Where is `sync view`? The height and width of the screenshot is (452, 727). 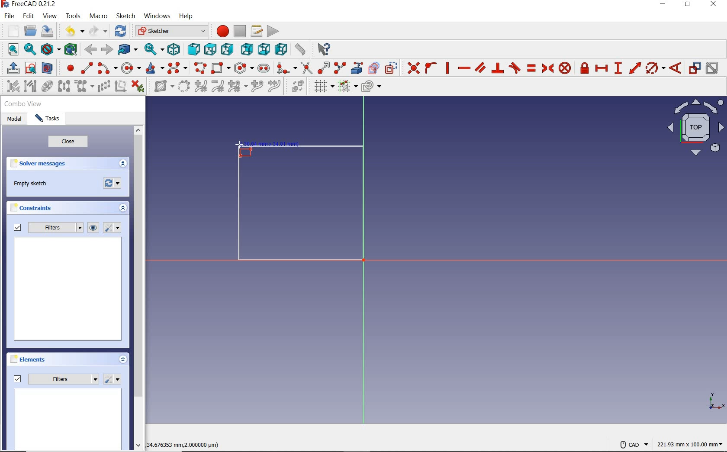
sync view is located at coordinates (153, 48).